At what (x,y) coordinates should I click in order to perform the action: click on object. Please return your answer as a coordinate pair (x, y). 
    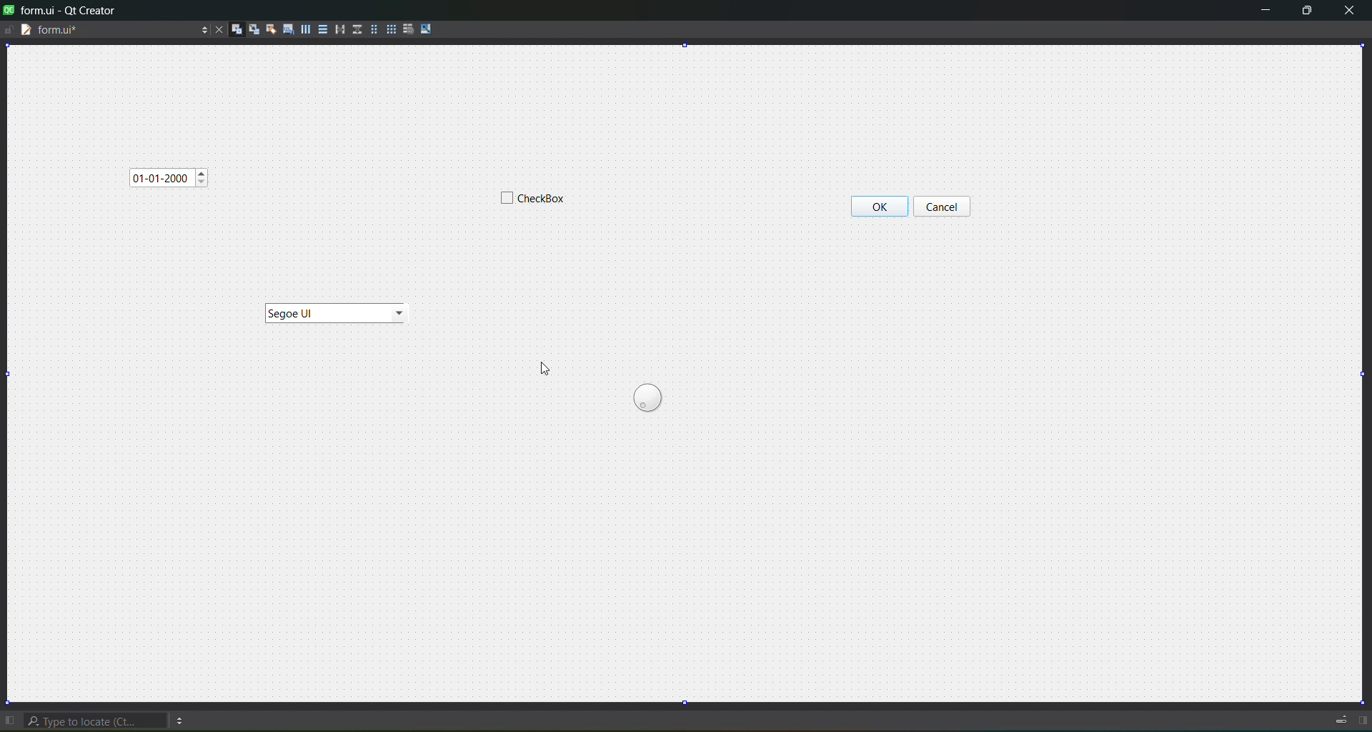
    Looking at the image, I should click on (947, 197).